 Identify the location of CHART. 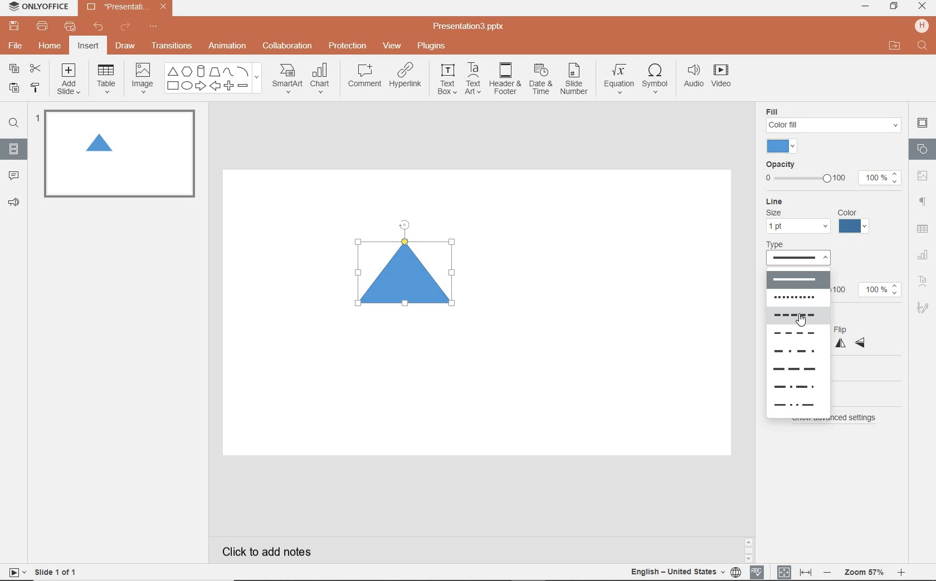
(321, 79).